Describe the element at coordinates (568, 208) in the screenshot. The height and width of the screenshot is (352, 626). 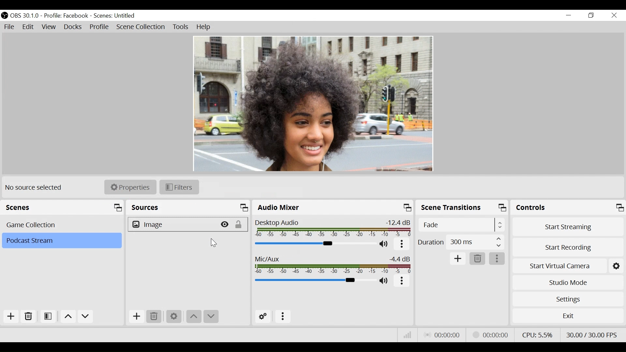
I see `Controls` at that location.